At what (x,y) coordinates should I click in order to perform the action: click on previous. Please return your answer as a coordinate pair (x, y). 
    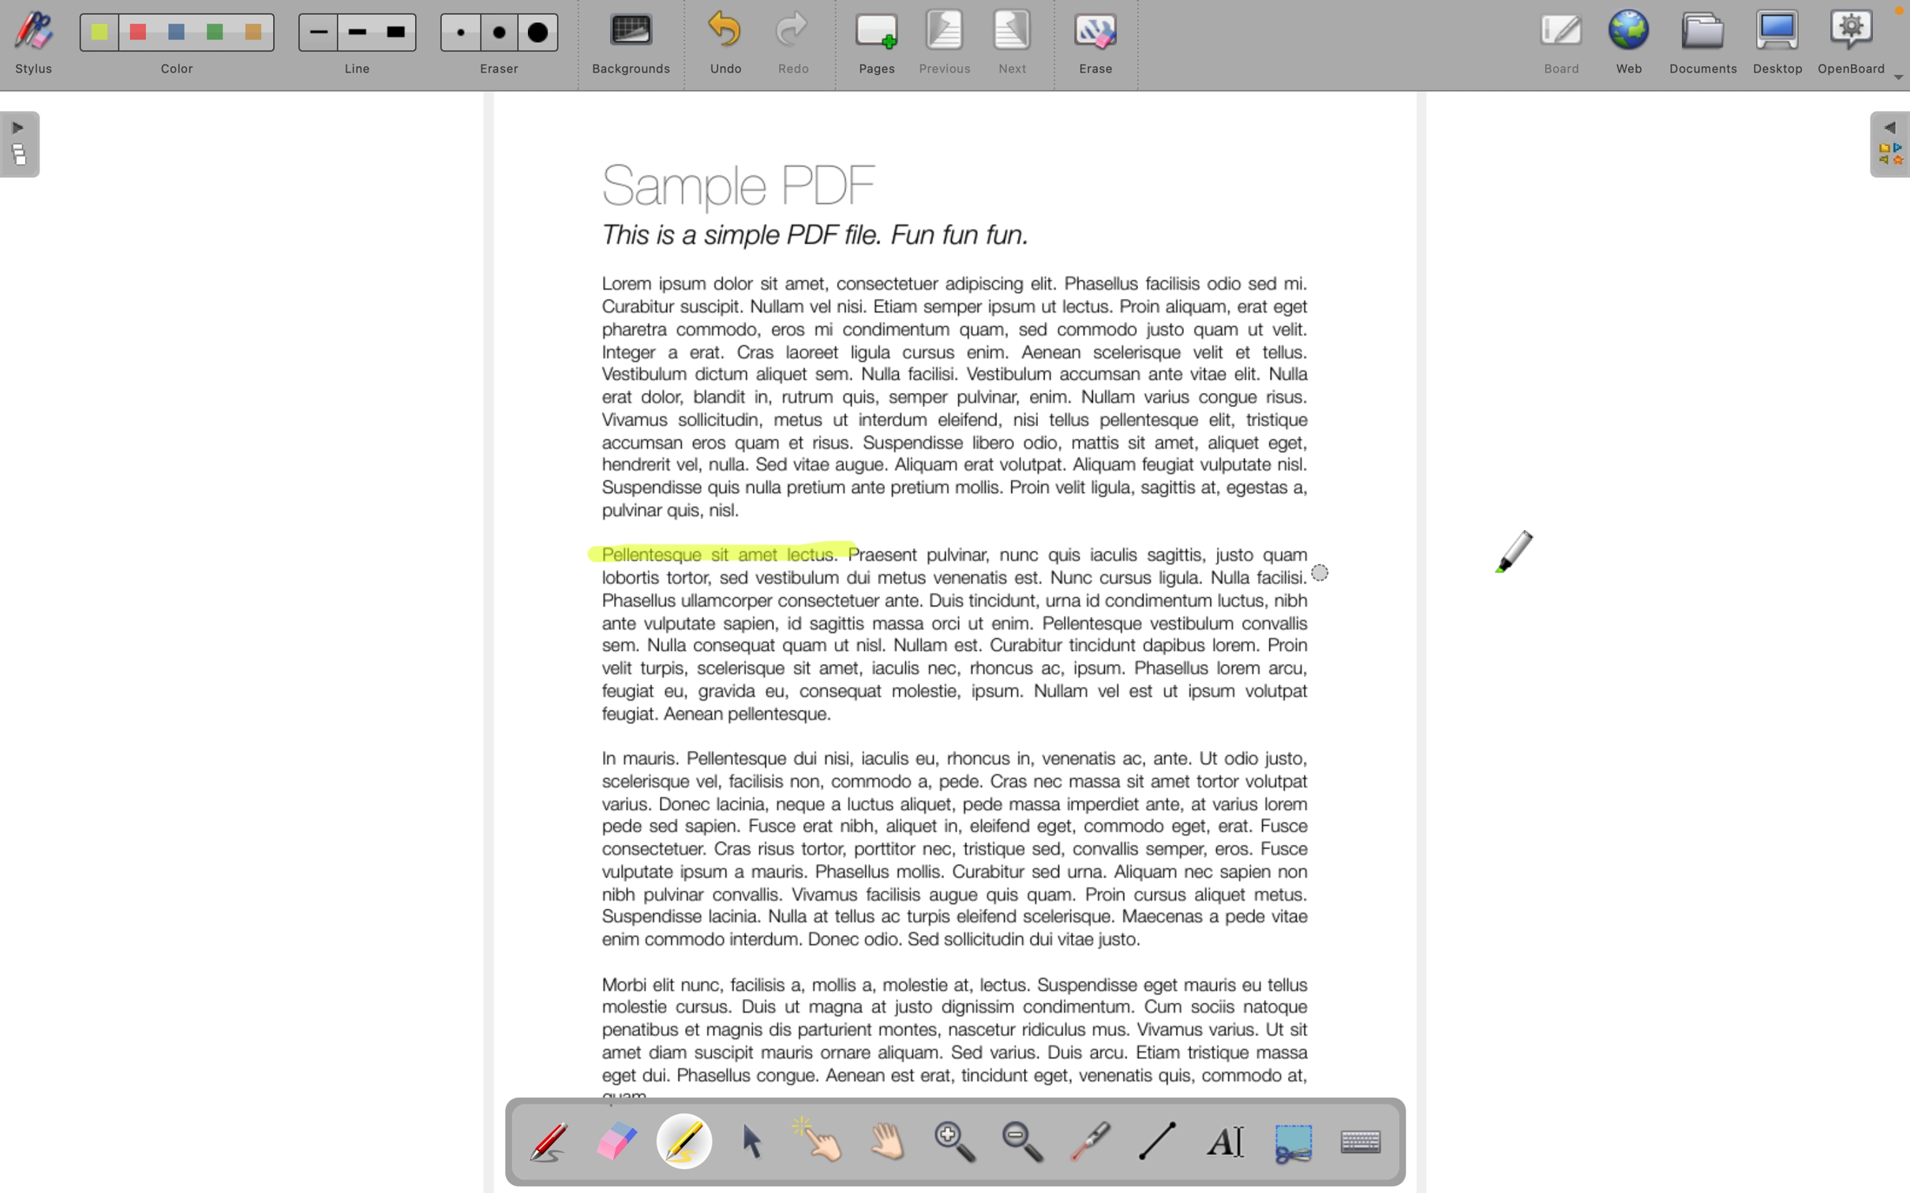
    Looking at the image, I should click on (942, 44).